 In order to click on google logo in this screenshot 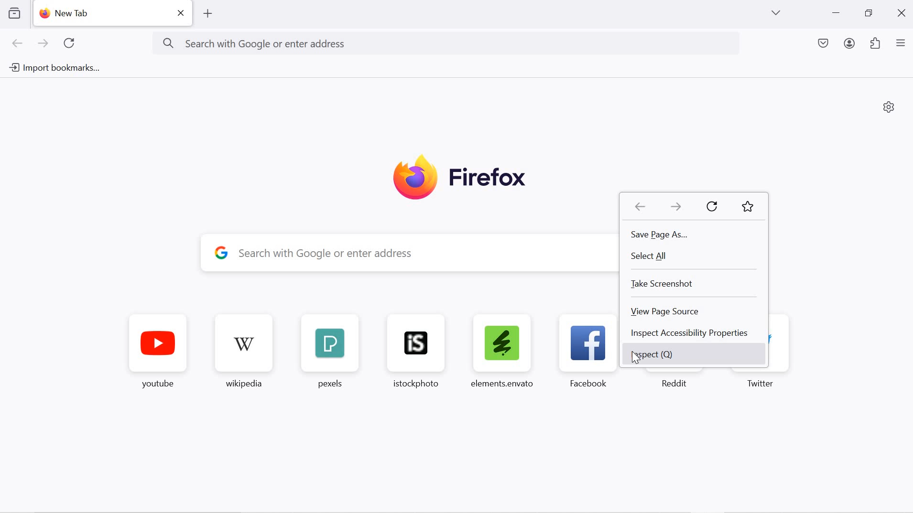, I will do `click(222, 254)`.